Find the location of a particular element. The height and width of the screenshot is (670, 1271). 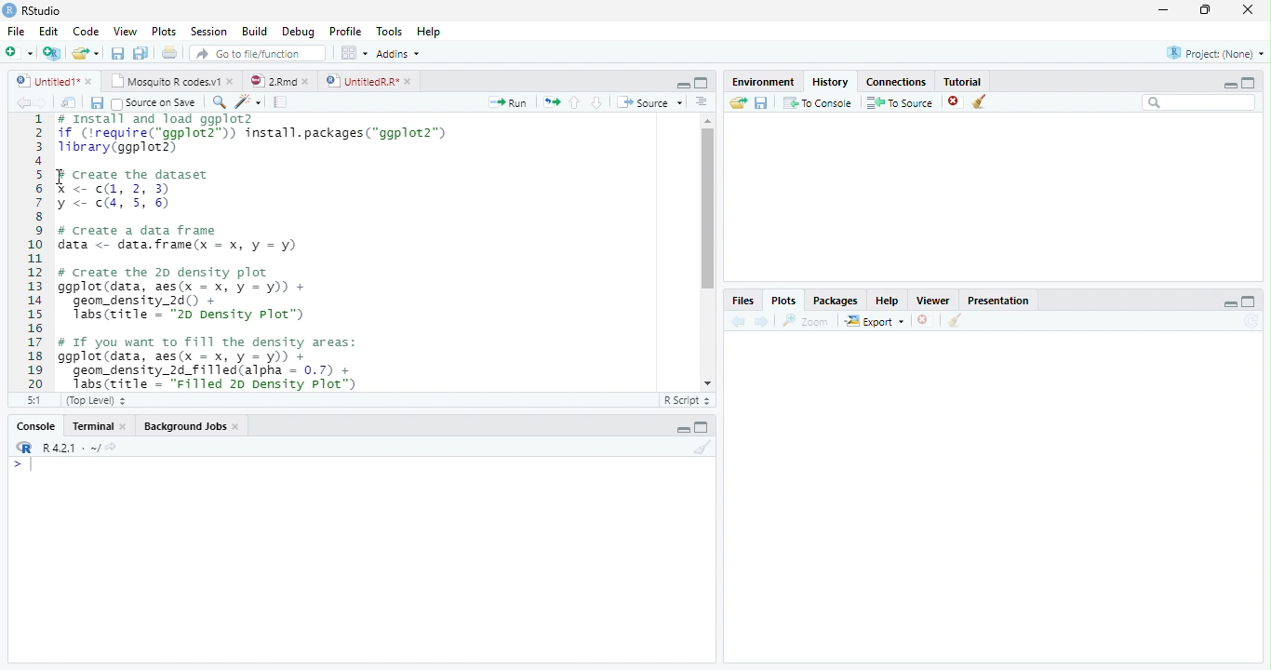

Background Jobs is located at coordinates (186, 427).